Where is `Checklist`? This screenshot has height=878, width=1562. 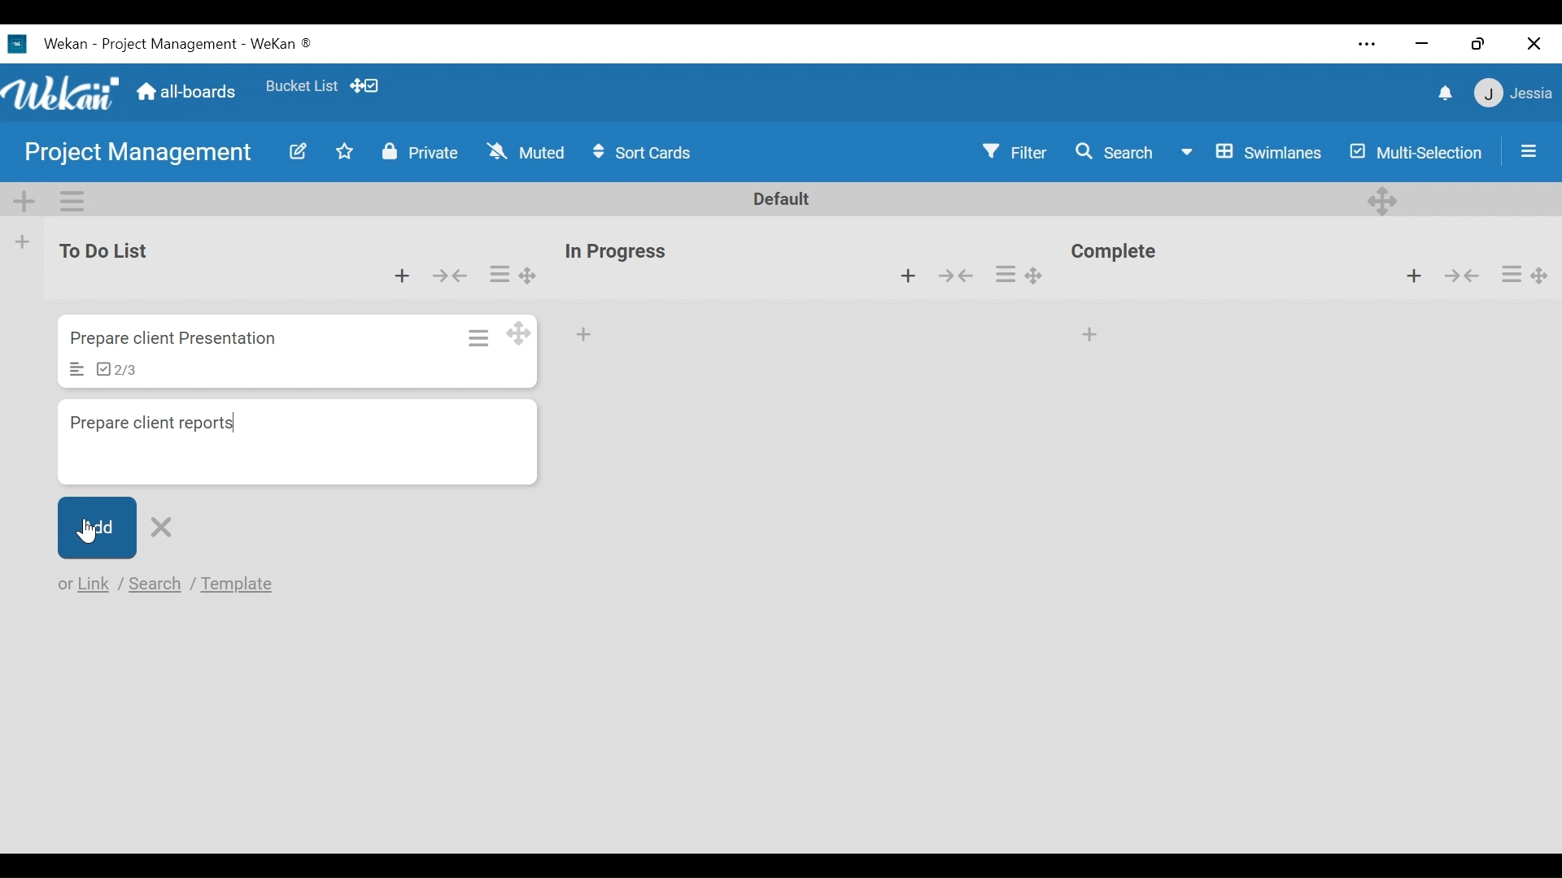 Checklist is located at coordinates (116, 371).